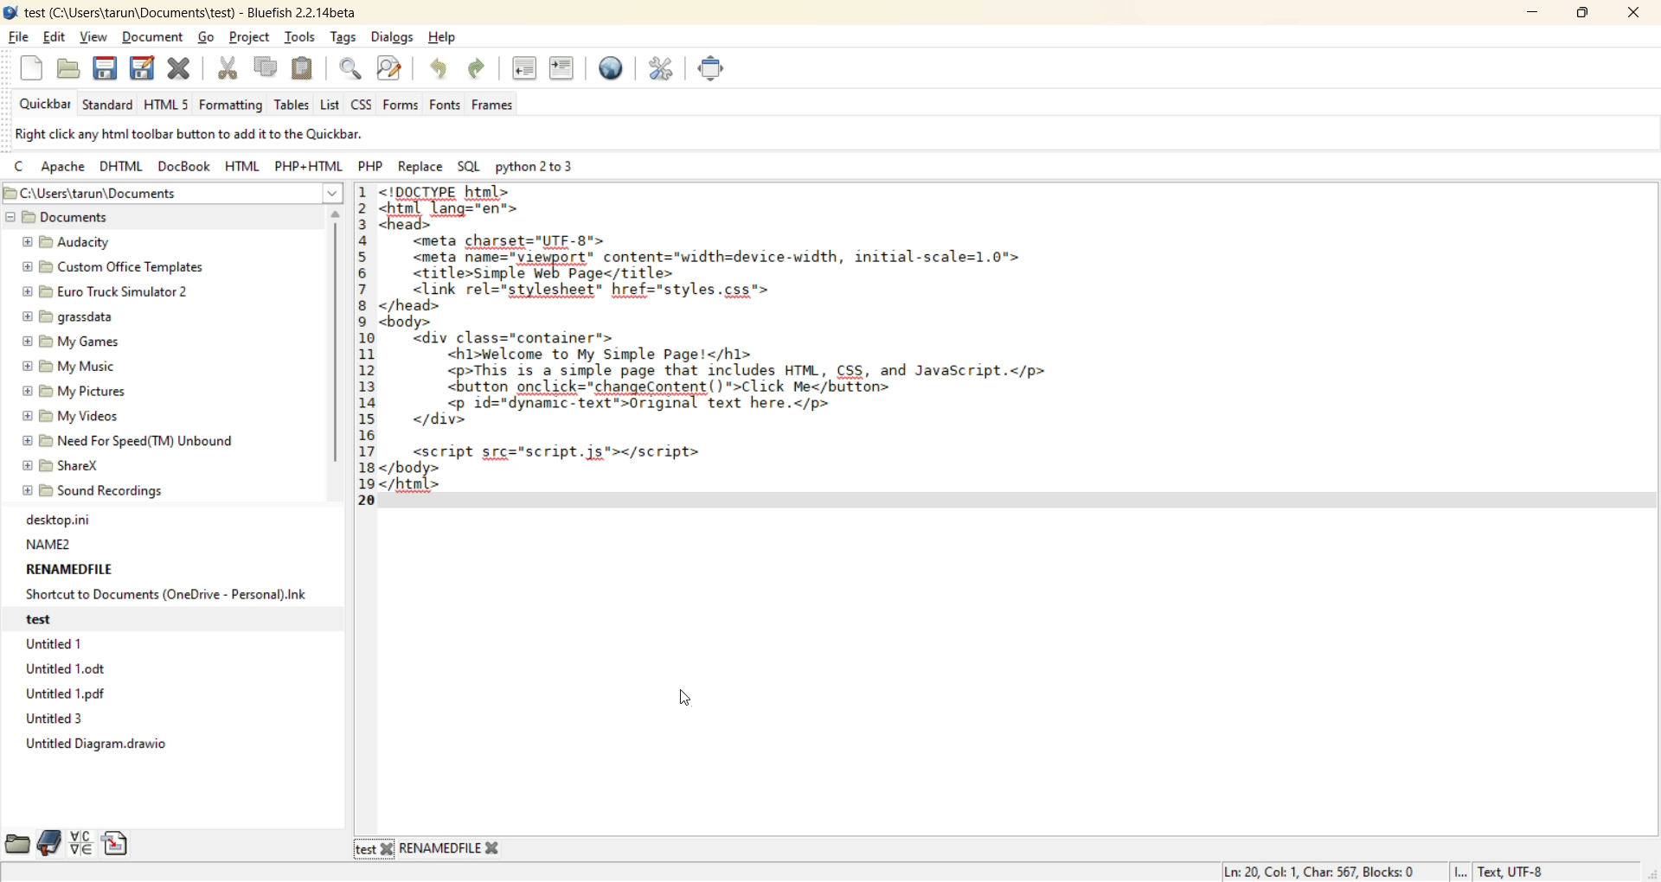  Describe the element at coordinates (80, 842) in the screenshot. I see `charmap` at that location.